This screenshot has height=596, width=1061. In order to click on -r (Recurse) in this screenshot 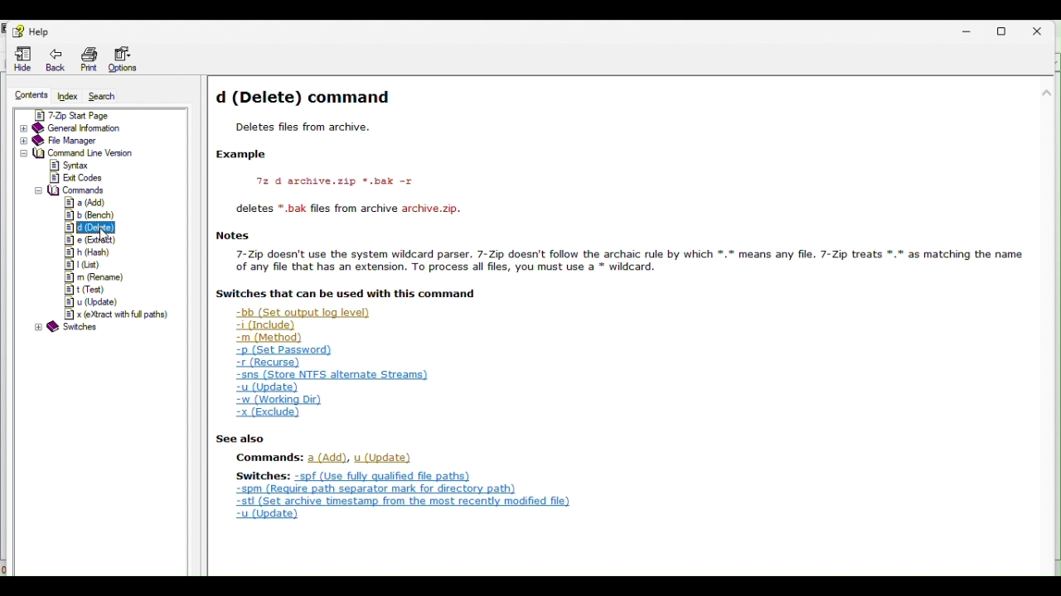, I will do `click(269, 362)`.